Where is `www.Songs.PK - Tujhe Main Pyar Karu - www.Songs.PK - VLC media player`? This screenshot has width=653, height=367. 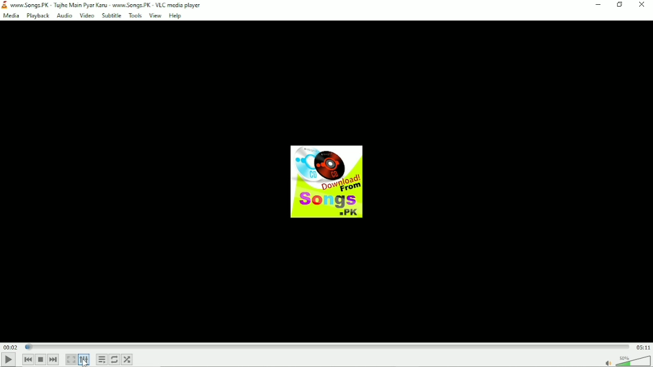
www.Songs.PK - Tujhe Main Pyar Karu - www.Songs.PK - VLC media player is located at coordinates (102, 5).